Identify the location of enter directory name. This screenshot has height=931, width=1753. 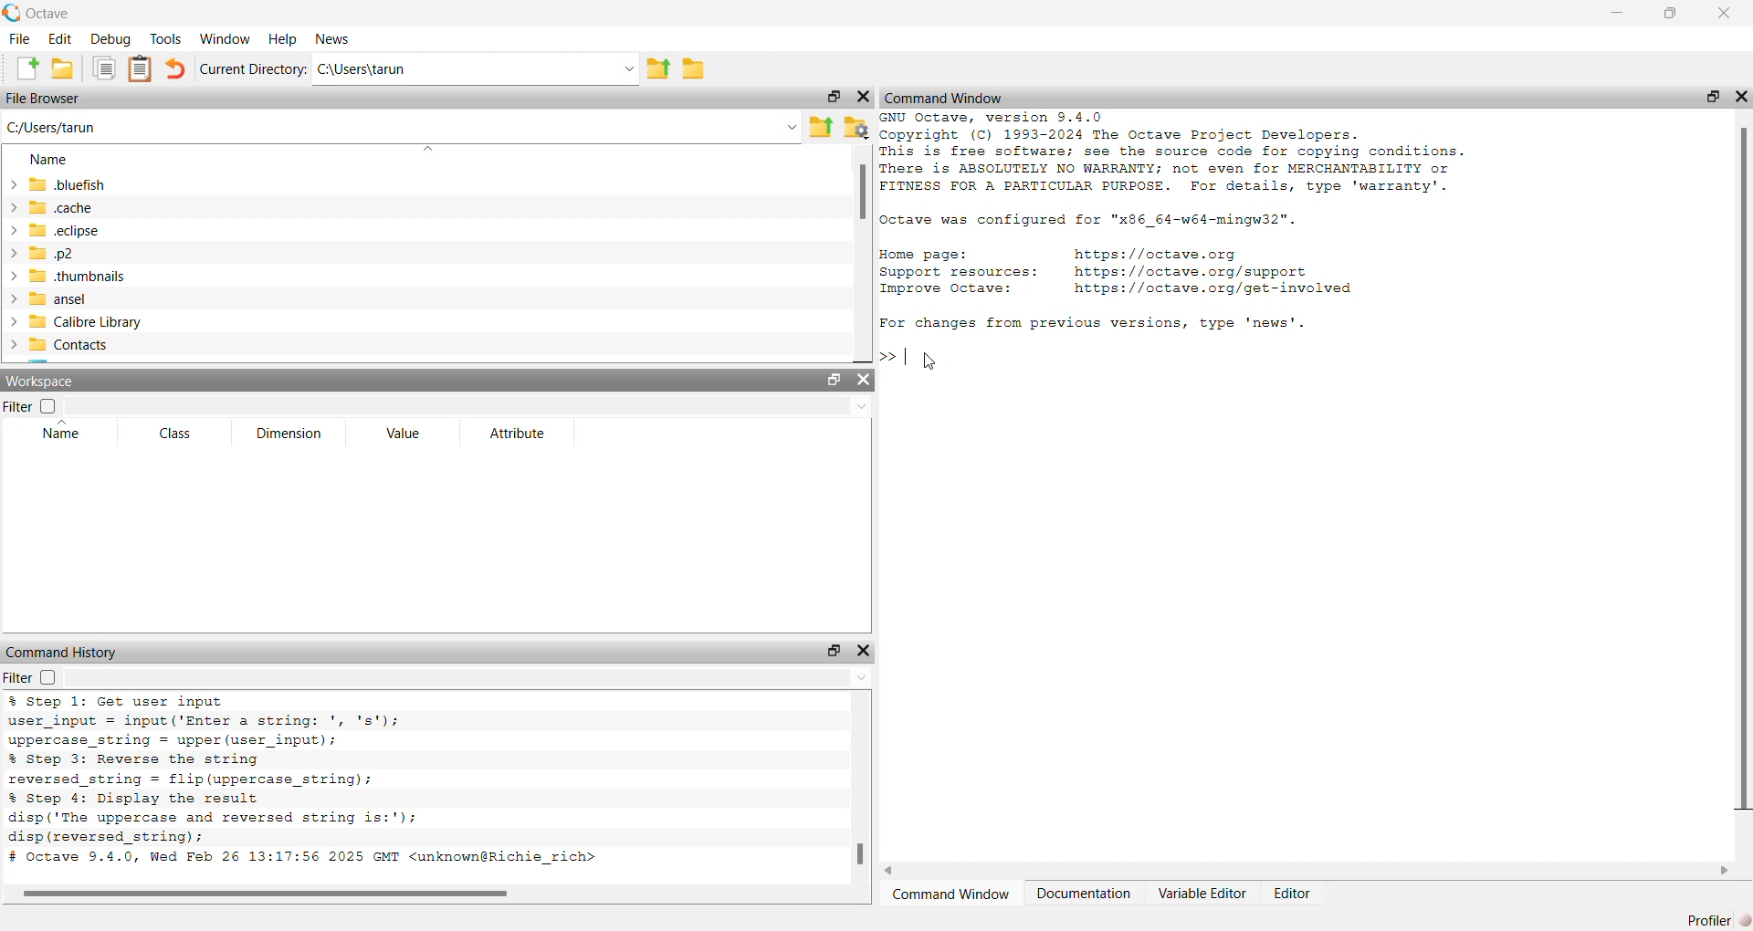
(478, 67).